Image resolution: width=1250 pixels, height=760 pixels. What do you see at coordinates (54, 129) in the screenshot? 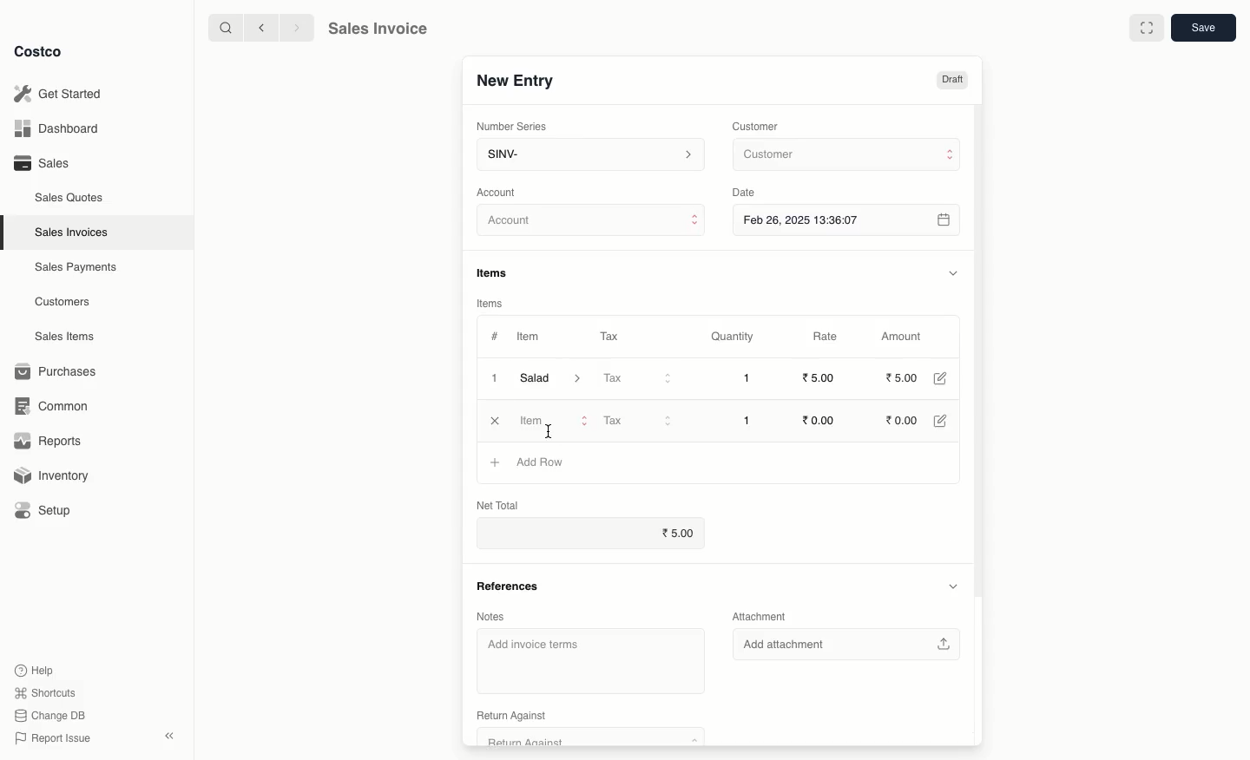
I see `Dashboard` at bounding box center [54, 129].